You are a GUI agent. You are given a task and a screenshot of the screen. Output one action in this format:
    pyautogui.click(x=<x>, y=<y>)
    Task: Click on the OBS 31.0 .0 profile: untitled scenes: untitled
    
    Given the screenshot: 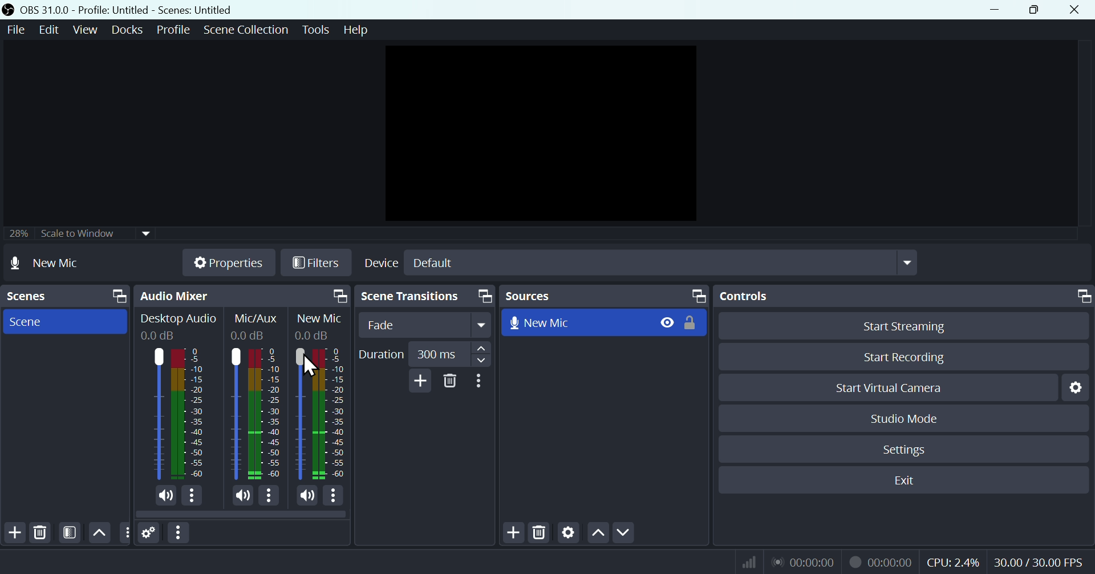 What is the action you would take?
    pyautogui.click(x=133, y=10)
    